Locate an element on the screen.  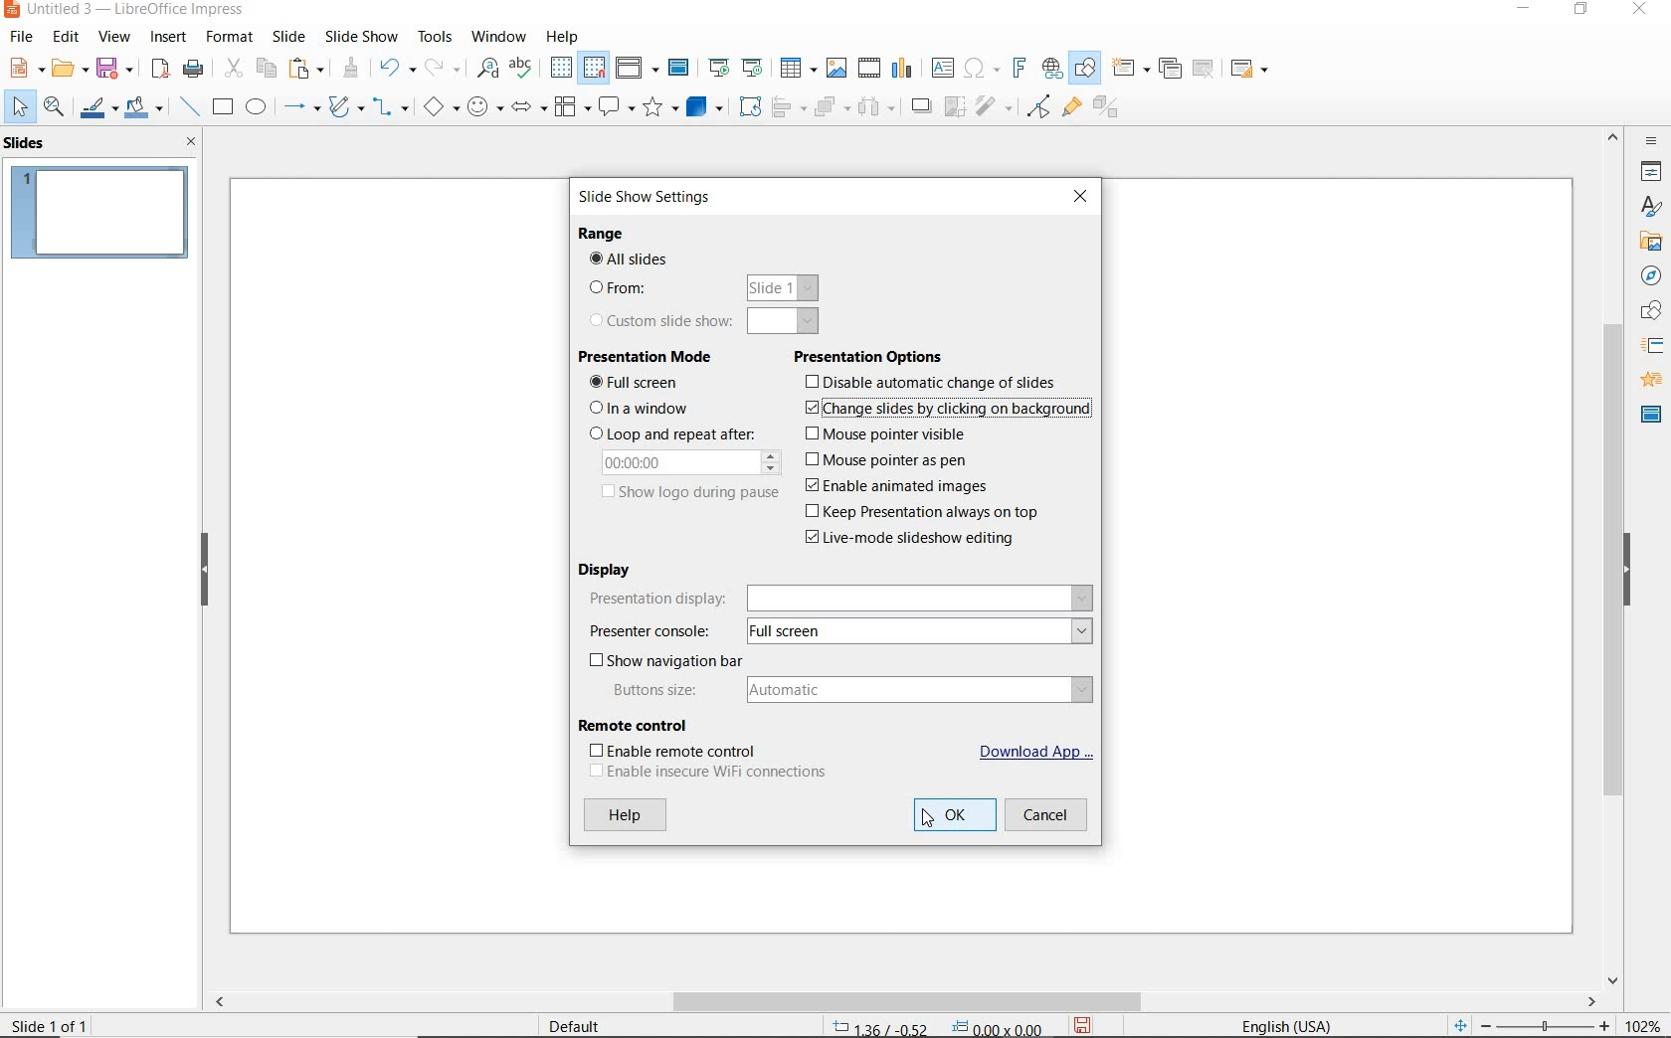
DISPLAY GRID is located at coordinates (562, 69).